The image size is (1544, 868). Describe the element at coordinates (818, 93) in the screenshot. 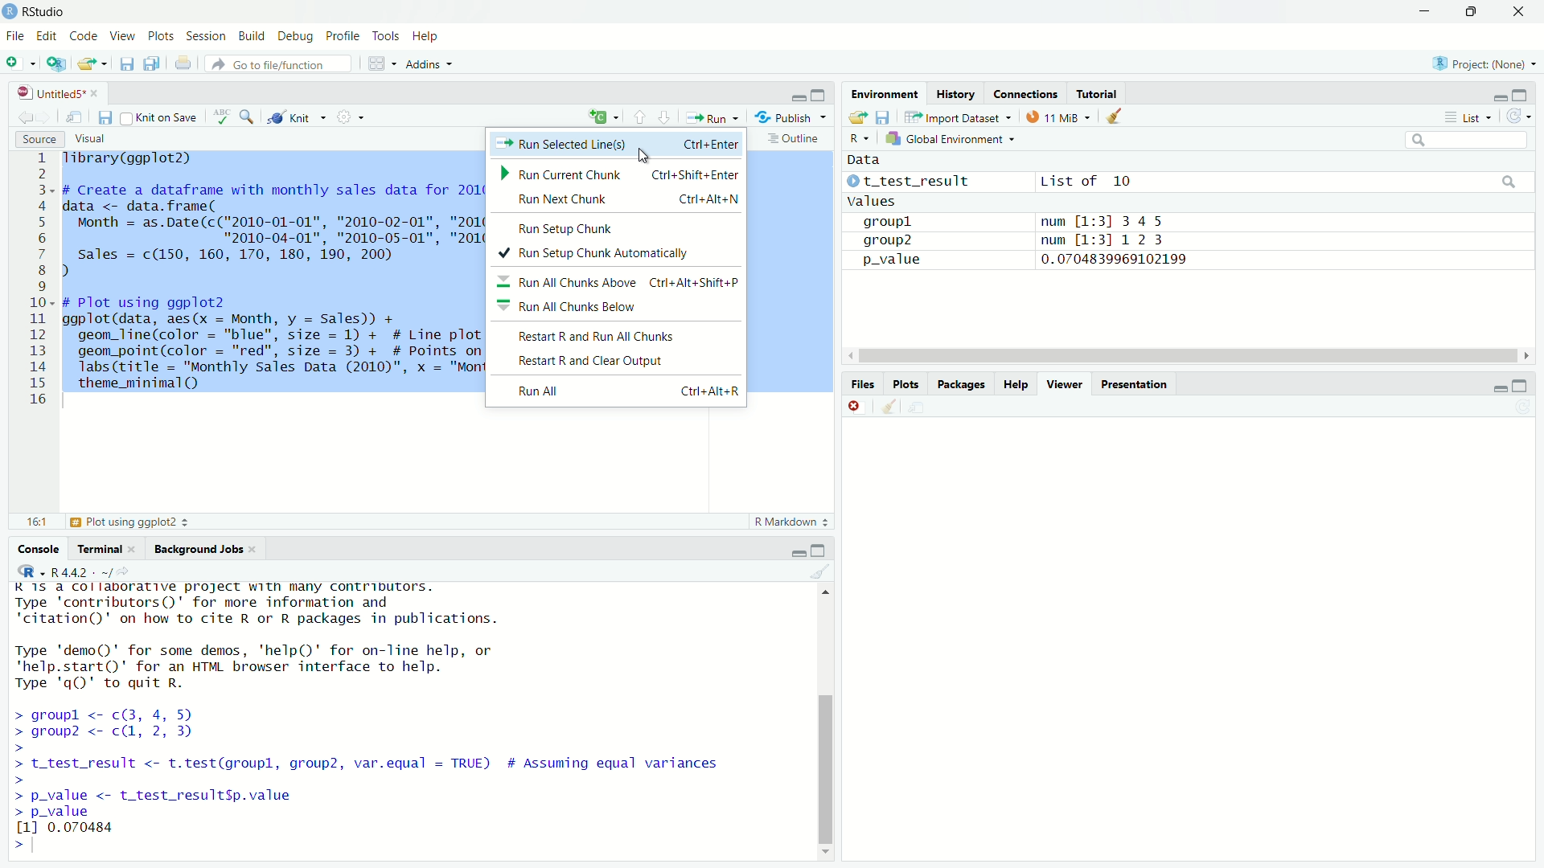

I see `maximise` at that location.